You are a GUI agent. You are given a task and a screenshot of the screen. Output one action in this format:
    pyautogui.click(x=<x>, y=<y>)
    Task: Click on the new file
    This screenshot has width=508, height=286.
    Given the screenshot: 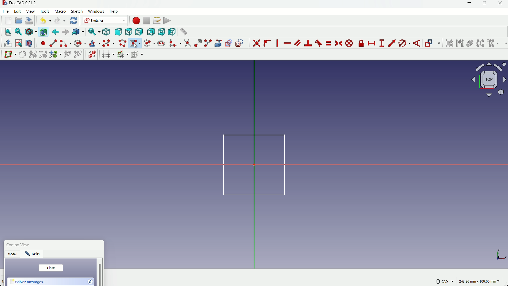 What is the action you would take?
    pyautogui.click(x=8, y=21)
    